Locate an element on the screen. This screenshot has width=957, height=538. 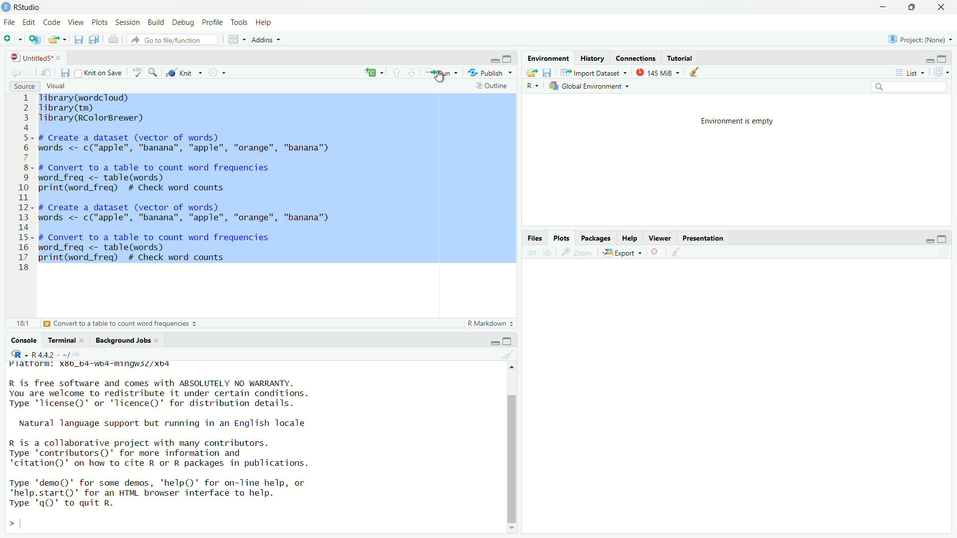
Scrollbar is located at coordinates (512, 448).